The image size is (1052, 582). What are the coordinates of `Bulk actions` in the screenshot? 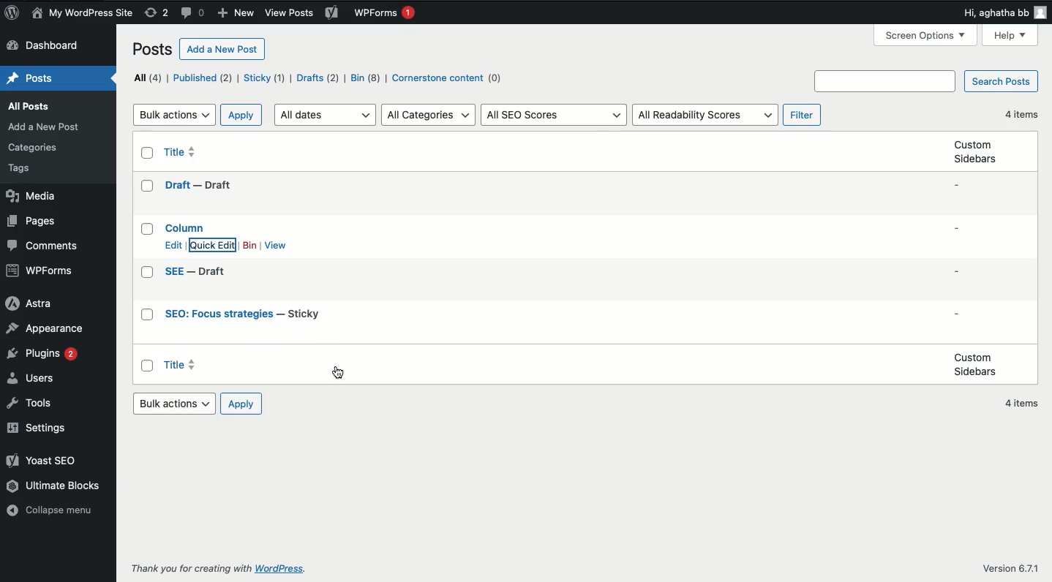 It's located at (176, 403).